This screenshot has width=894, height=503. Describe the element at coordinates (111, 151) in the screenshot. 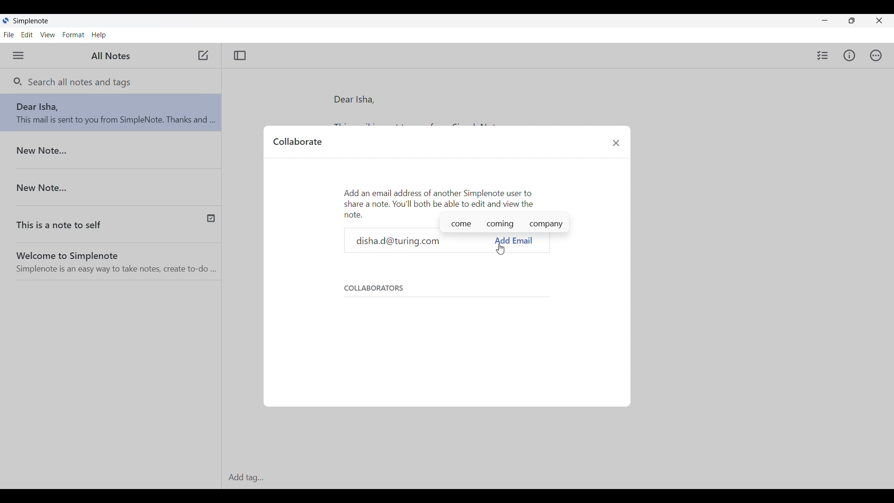

I see `New Note..` at that location.